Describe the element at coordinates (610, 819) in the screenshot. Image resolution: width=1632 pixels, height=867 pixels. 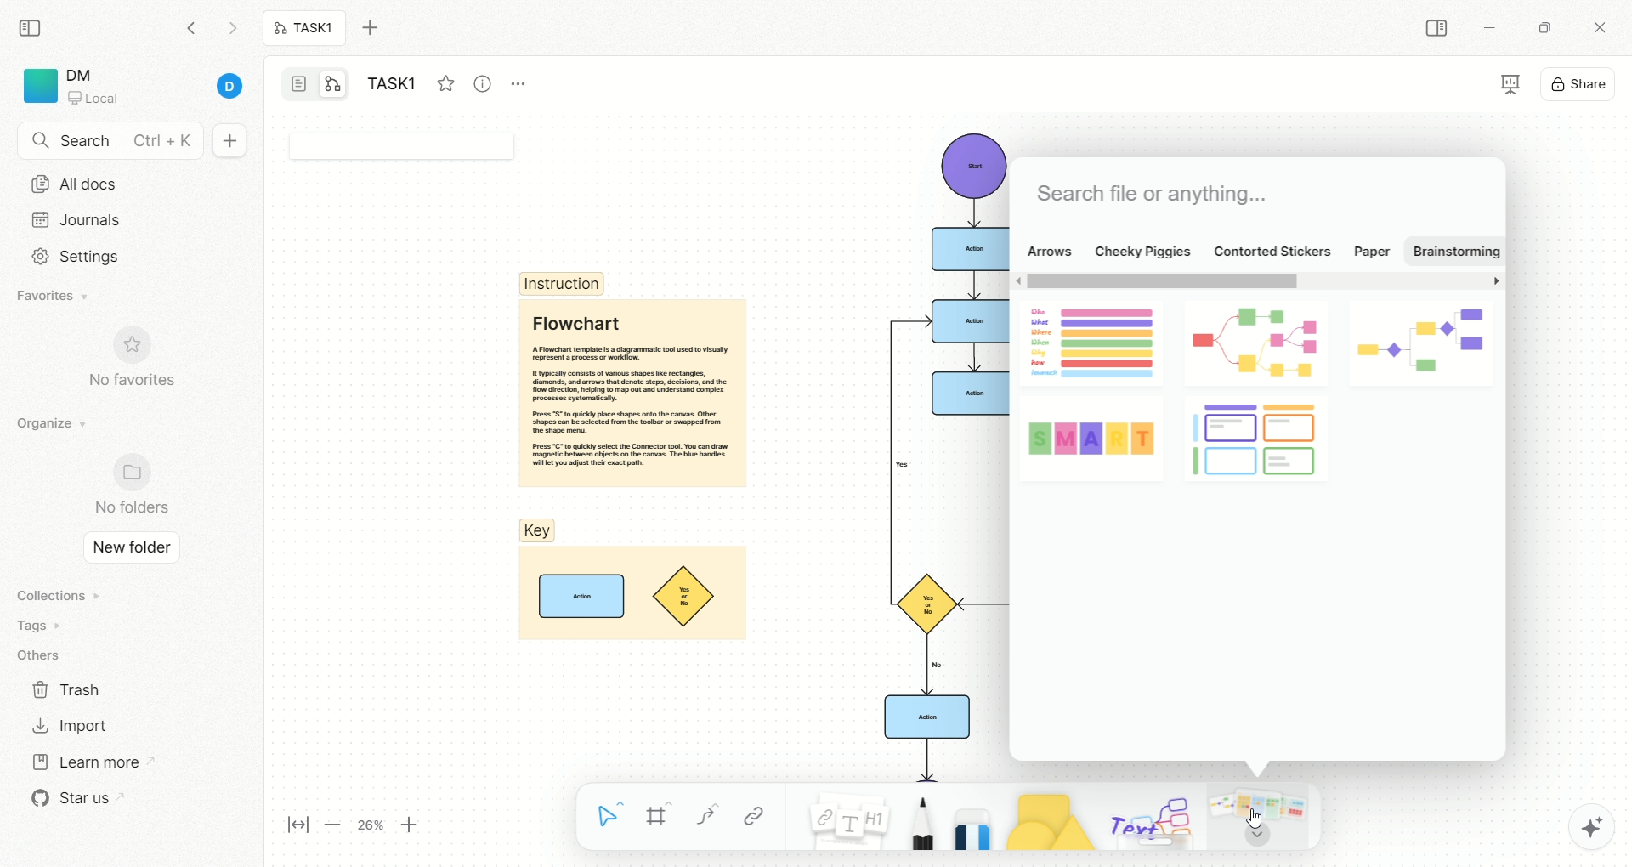
I see `selection` at that location.